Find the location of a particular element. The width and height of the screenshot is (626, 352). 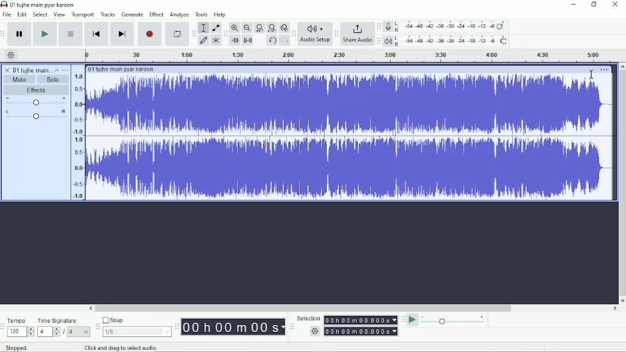

Audio is located at coordinates (351, 138).